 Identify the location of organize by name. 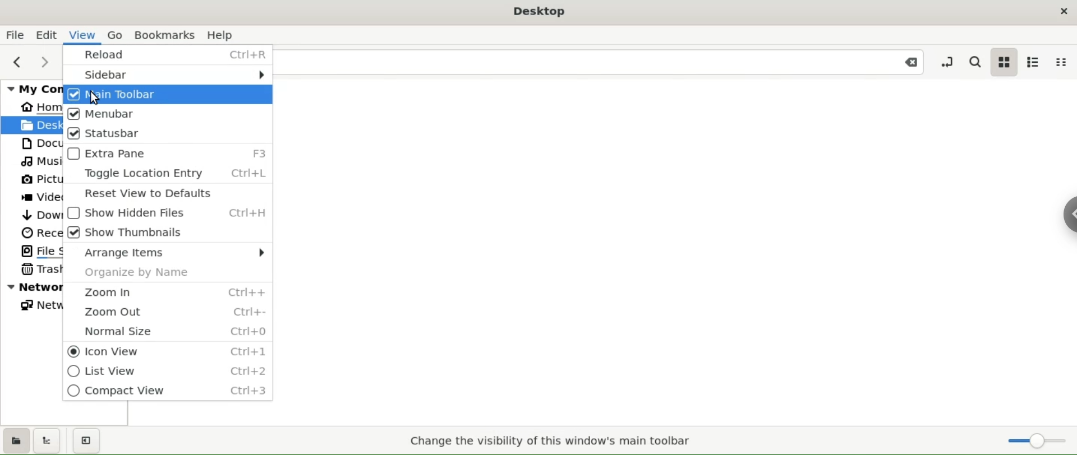
(167, 274).